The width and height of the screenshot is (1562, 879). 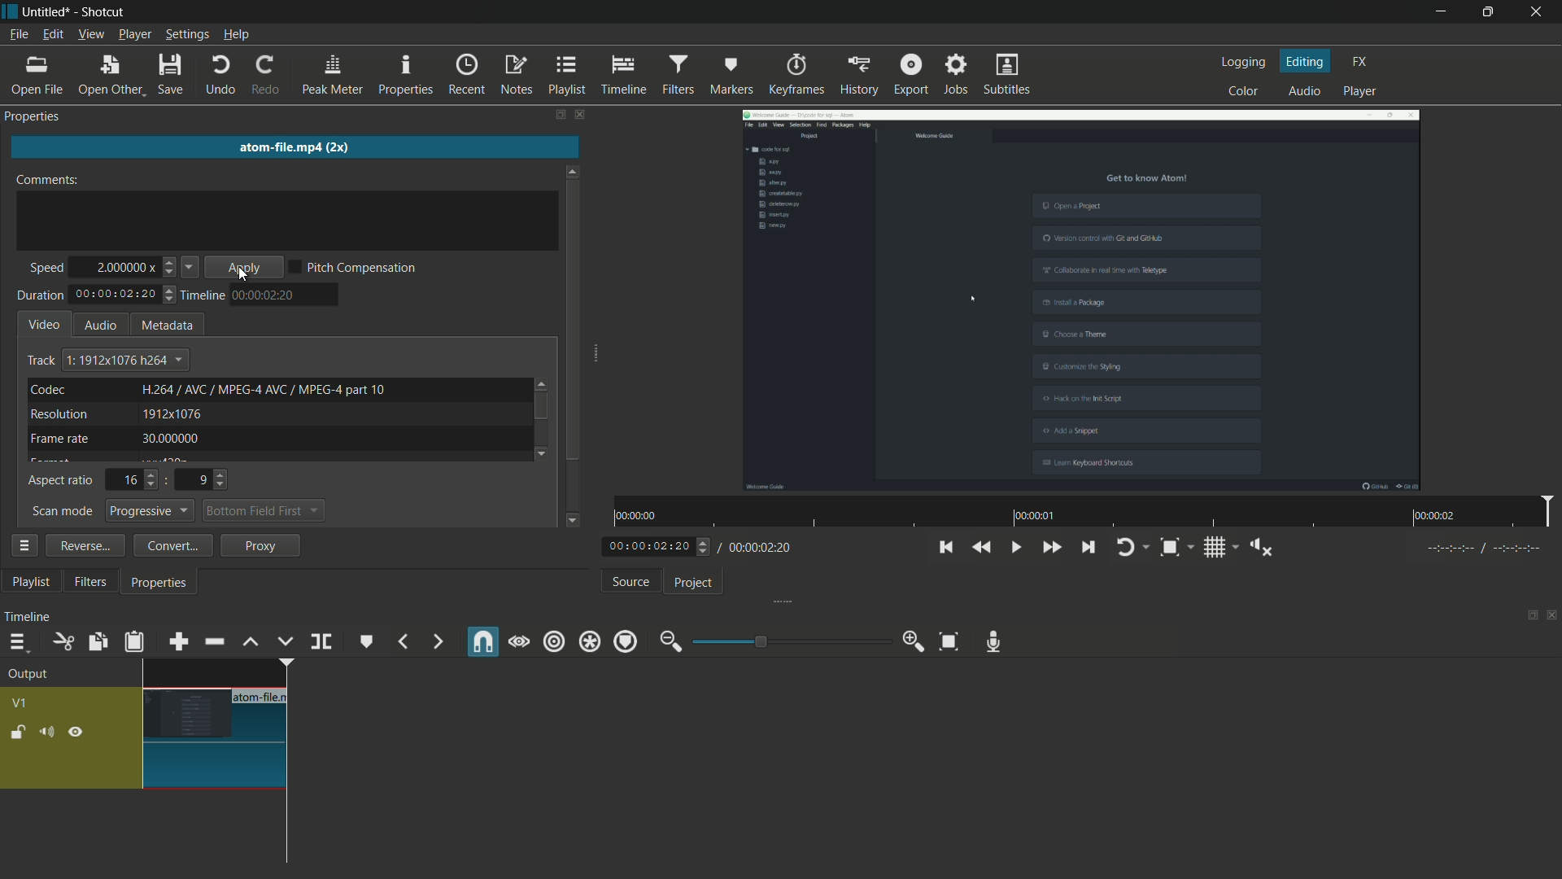 What do you see at coordinates (172, 260) in the screenshot?
I see `increase` at bounding box center [172, 260].